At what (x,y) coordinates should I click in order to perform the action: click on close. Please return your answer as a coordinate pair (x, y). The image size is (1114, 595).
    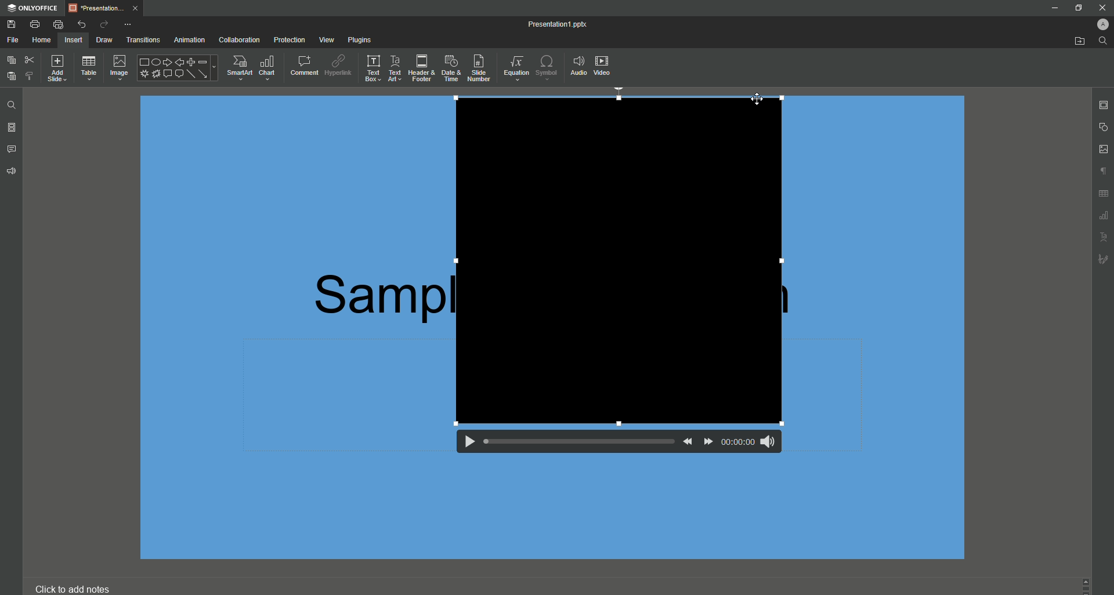
    Looking at the image, I should click on (1103, 8).